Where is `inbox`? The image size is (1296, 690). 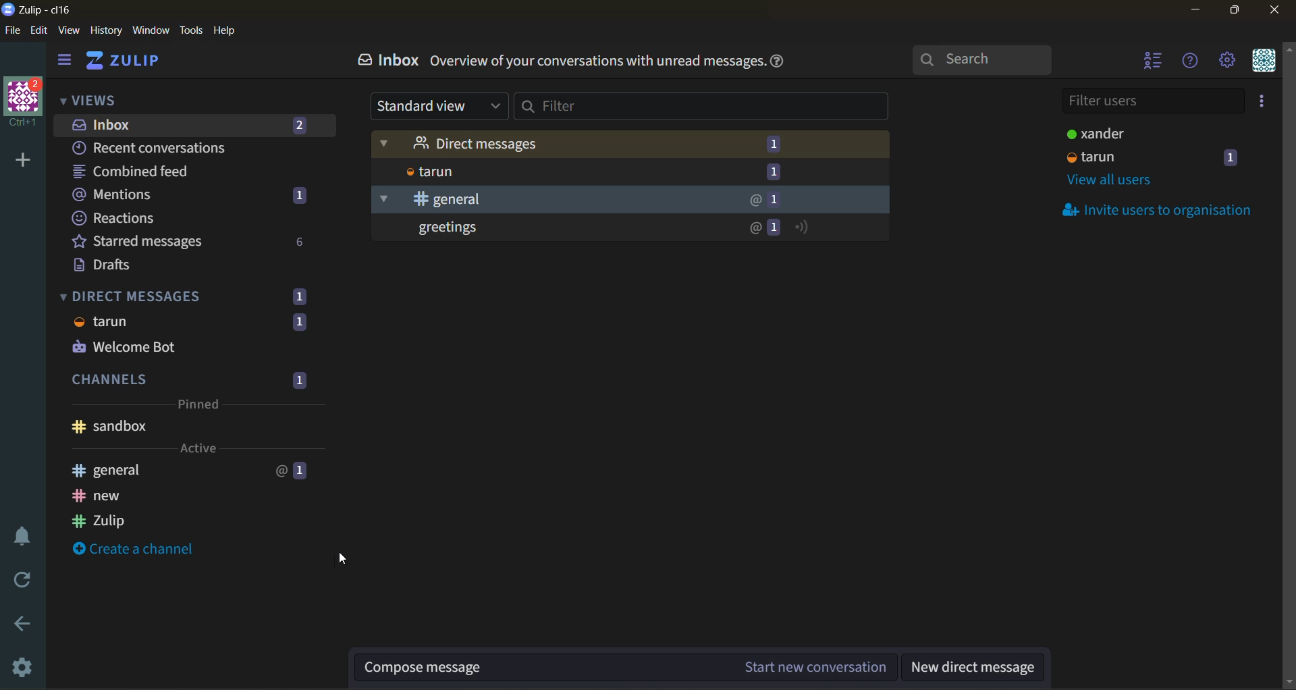 inbox is located at coordinates (194, 124).